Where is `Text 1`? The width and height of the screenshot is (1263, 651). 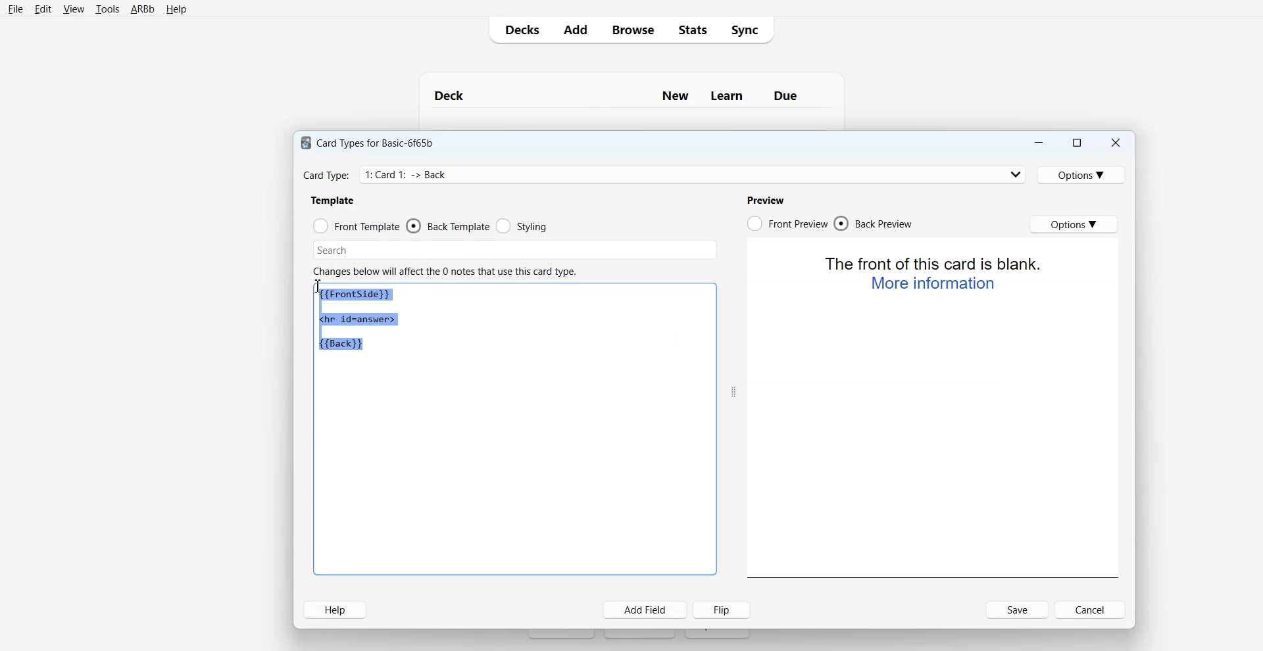 Text 1 is located at coordinates (372, 141).